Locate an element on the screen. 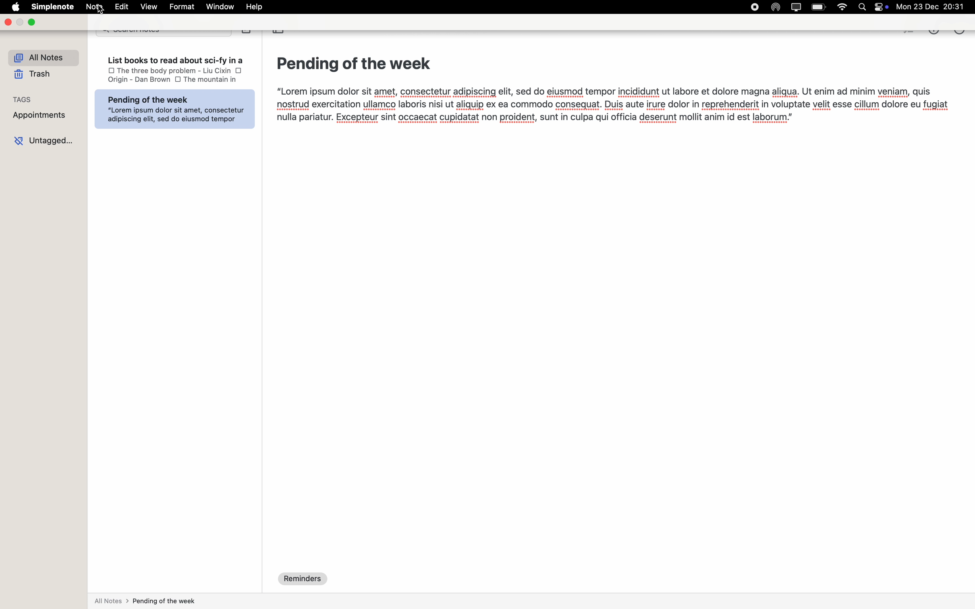  all notes is located at coordinates (43, 58).